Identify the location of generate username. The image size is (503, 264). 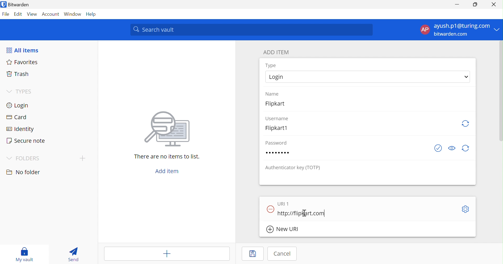
(466, 123).